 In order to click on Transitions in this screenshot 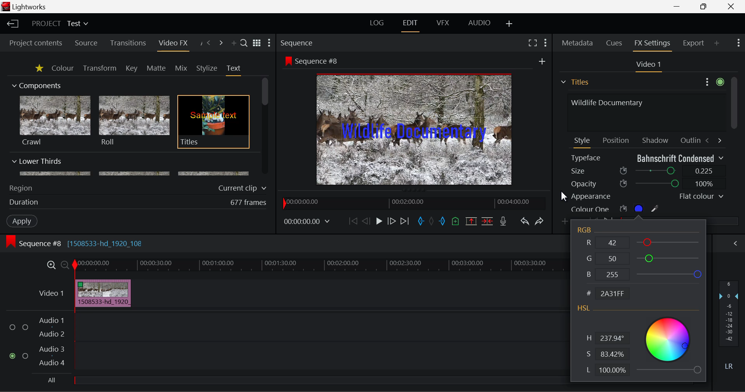, I will do `click(128, 43)`.